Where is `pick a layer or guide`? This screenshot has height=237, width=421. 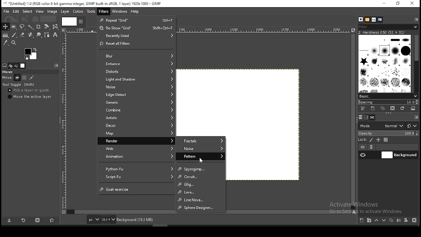
pick a layer or guide is located at coordinates (29, 91).